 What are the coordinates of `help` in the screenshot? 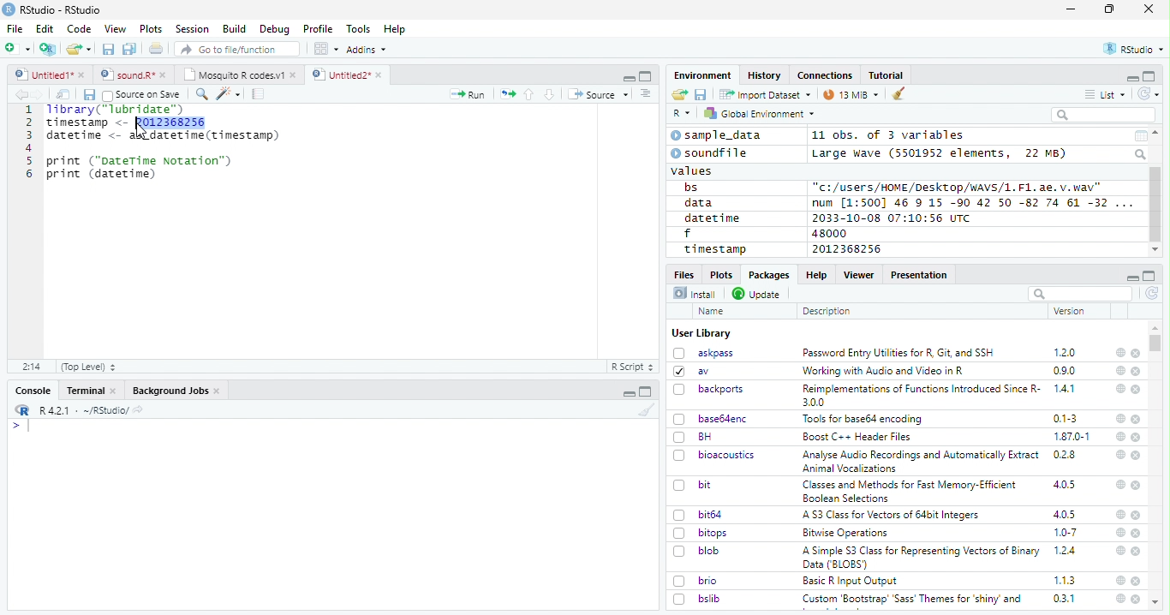 It's located at (1120, 580).